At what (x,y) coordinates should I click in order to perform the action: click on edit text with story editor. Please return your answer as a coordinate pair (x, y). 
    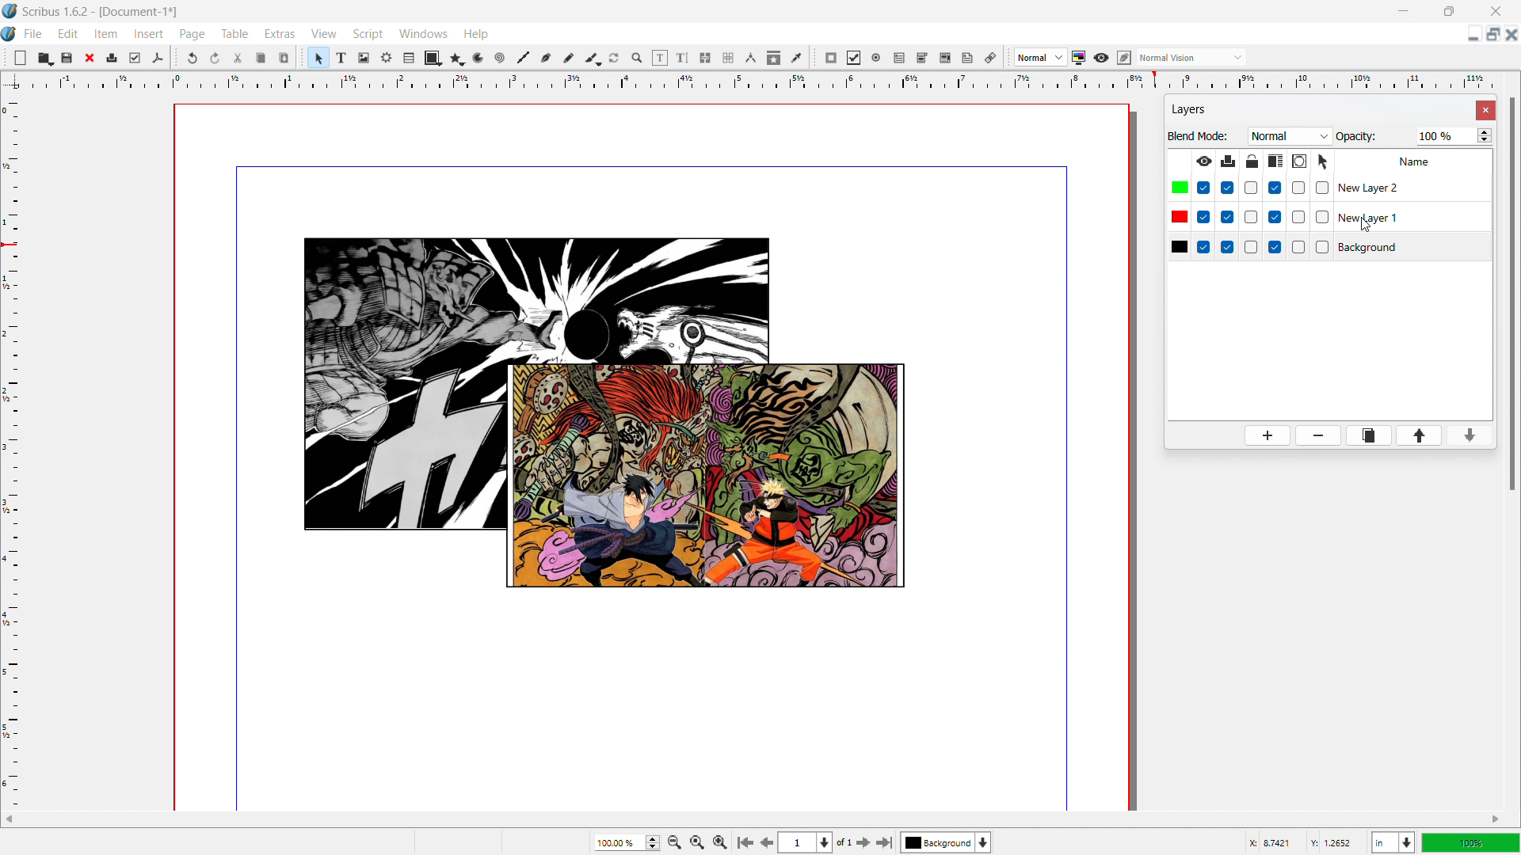
    Looking at the image, I should click on (683, 58).